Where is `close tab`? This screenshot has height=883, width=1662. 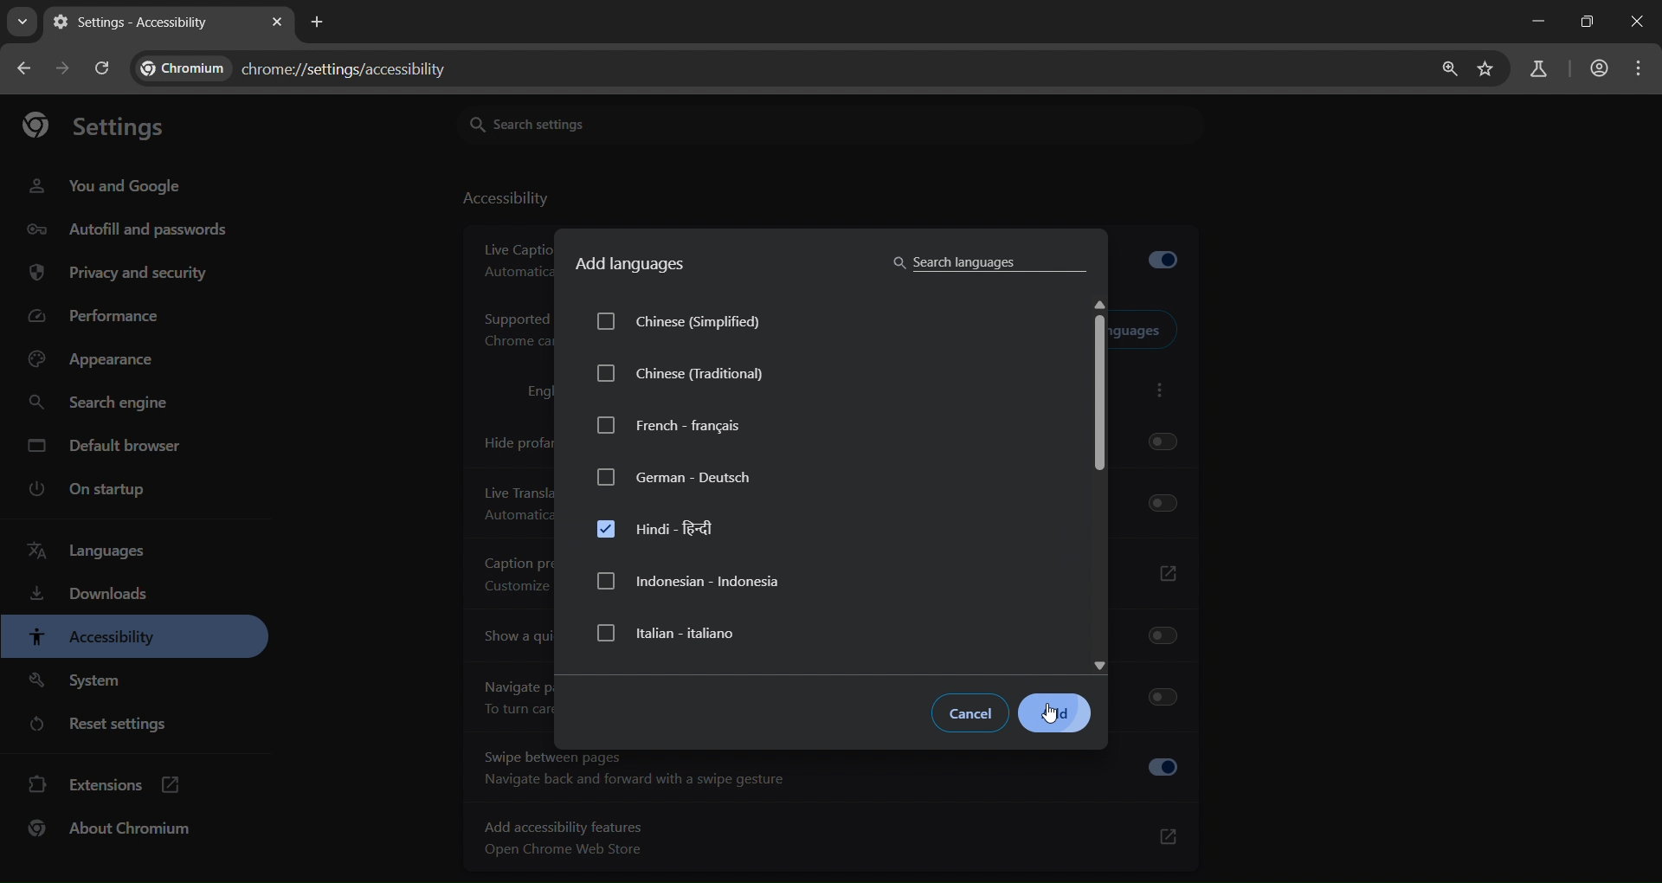 close tab is located at coordinates (277, 23).